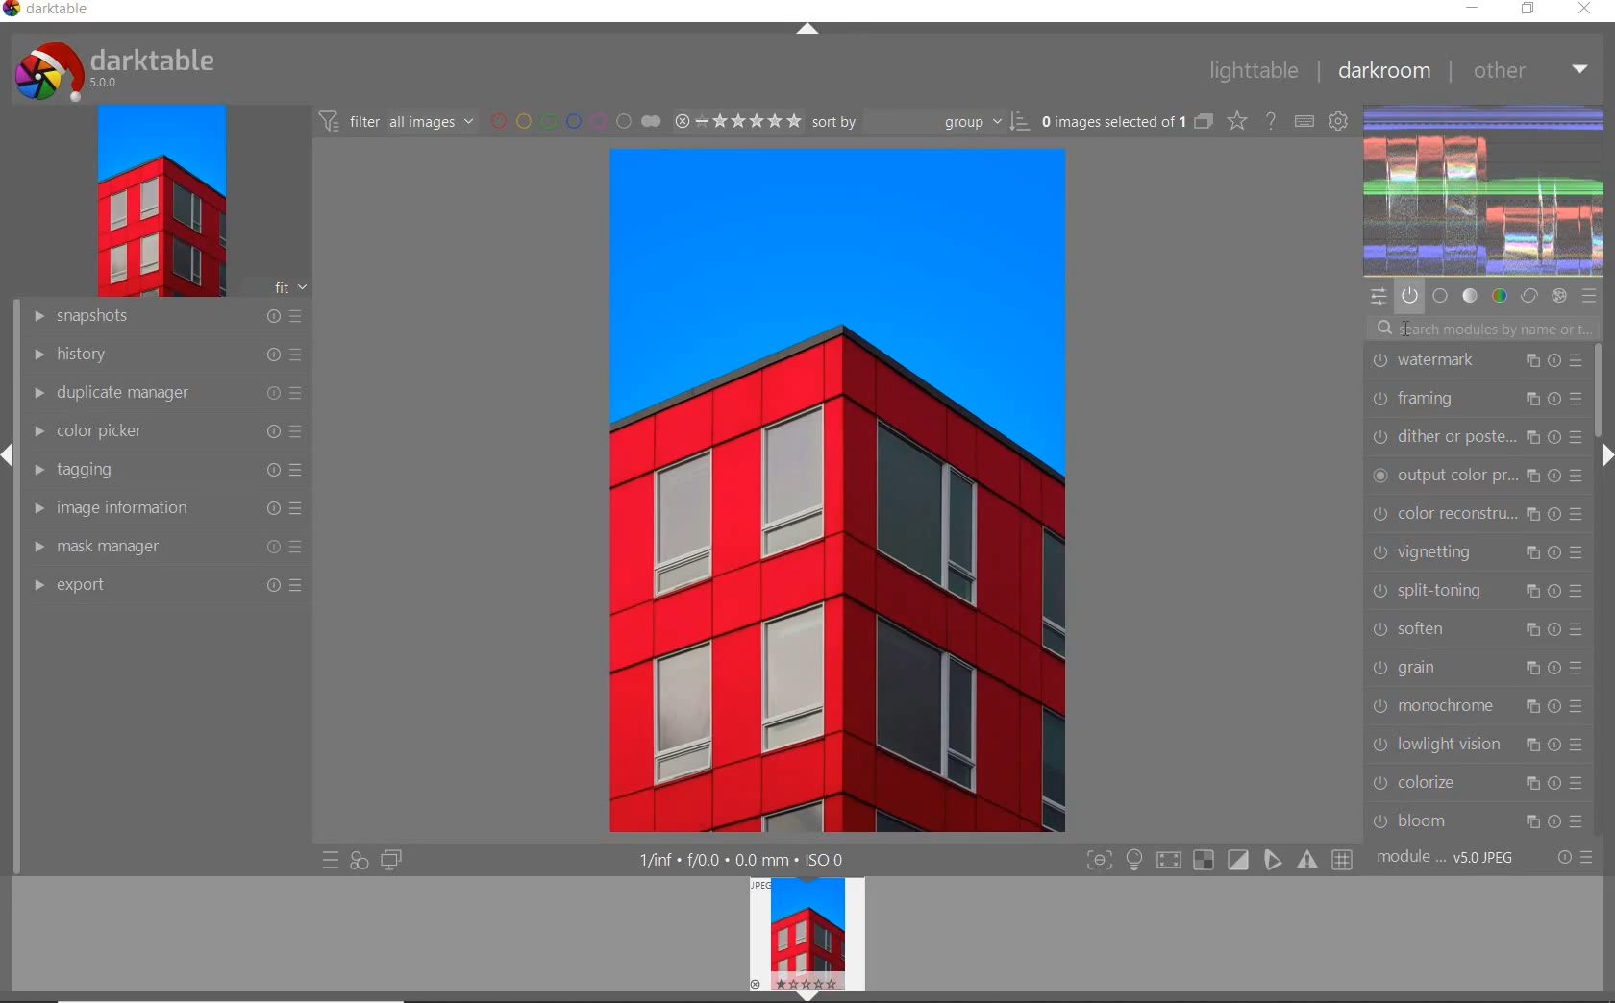 Image resolution: width=1615 pixels, height=1003 pixels. What do you see at coordinates (808, 995) in the screenshot?
I see `expand/collapse` at bounding box center [808, 995].